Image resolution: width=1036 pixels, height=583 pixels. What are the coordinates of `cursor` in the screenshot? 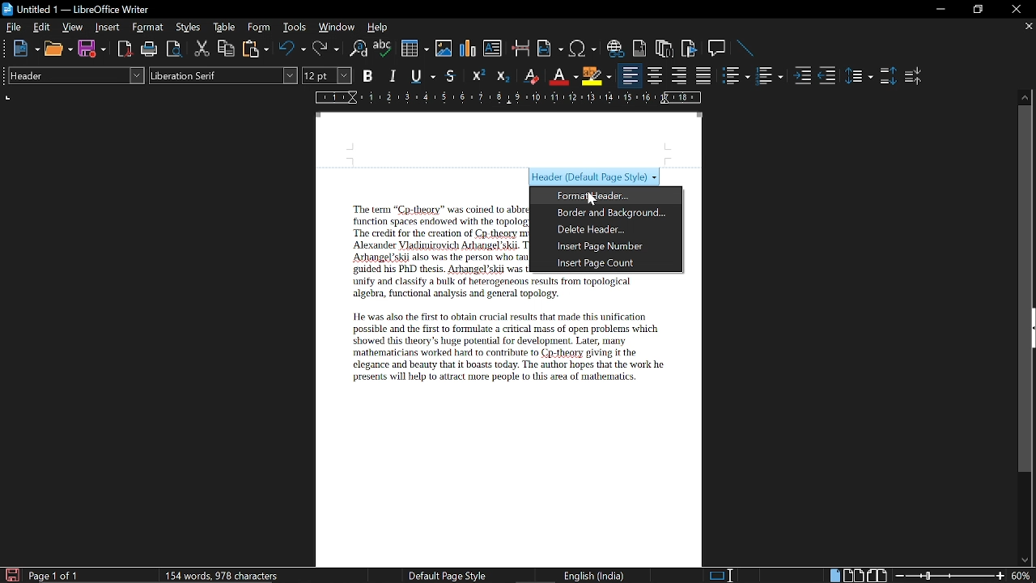 It's located at (592, 200).